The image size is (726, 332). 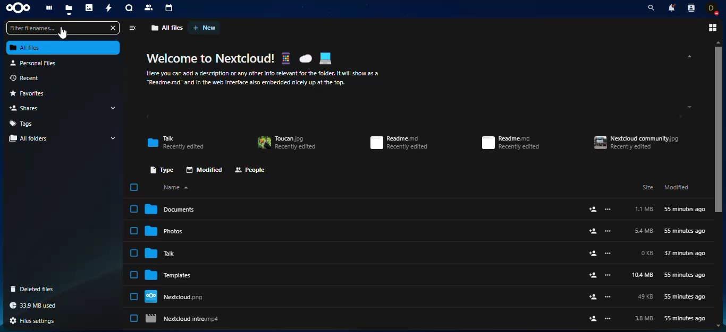 What do you see at coordinates (35, 321) in the screenshot?
I see `files settings` at bounding box center [35, 321].